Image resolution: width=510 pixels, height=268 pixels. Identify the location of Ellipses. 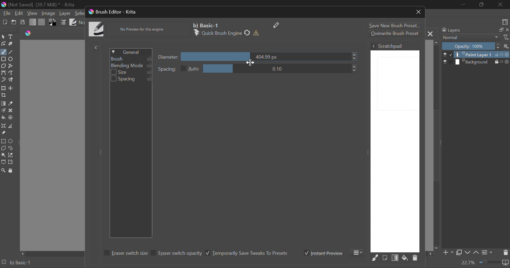
(12, 59).